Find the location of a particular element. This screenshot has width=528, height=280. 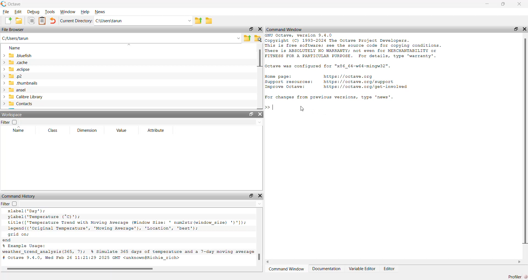

Editor is located at coordinates (389, 268).